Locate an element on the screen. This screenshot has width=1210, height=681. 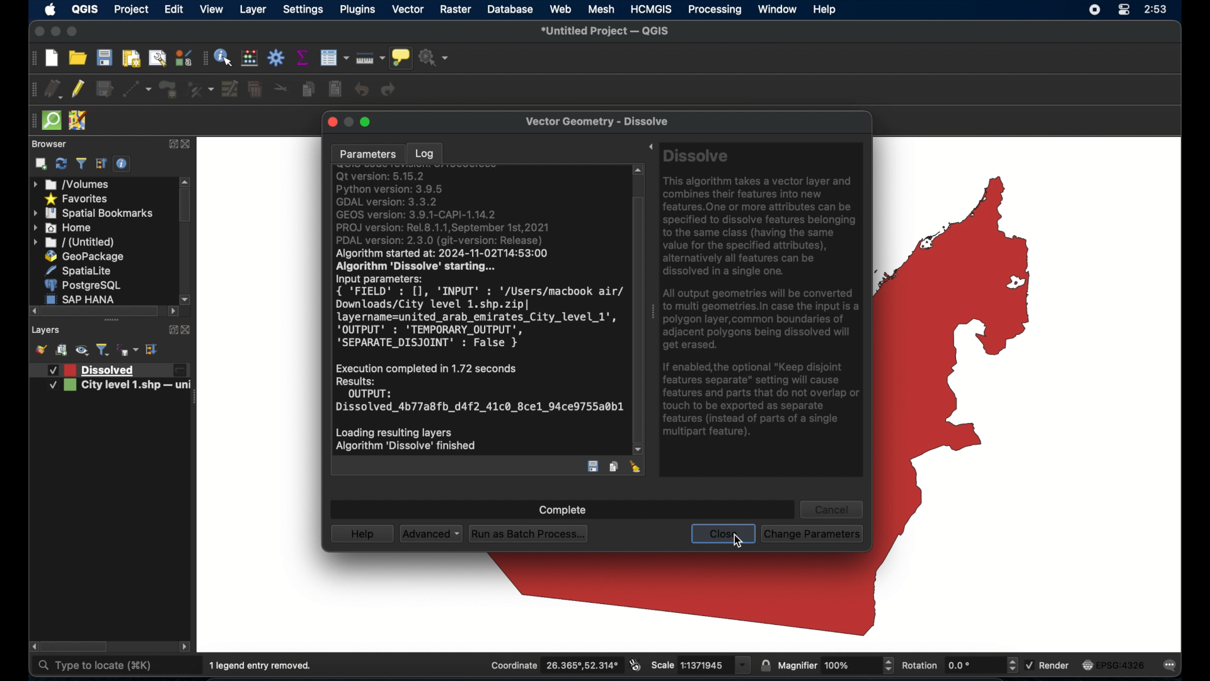
save edits is located at coordinates (105, 90).